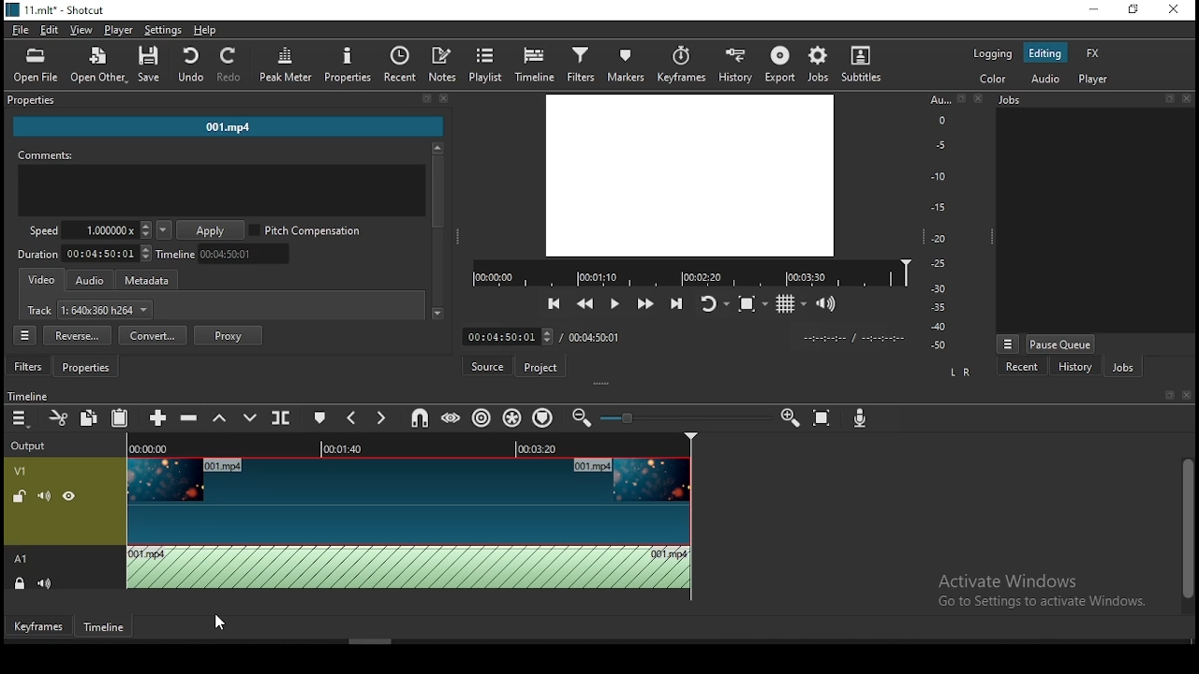 The width and height of the screenshot is (1199, 674). What do you see at coordinates (160, 418) in the screenshot?
I see `append` at bounding box center [160, 418].